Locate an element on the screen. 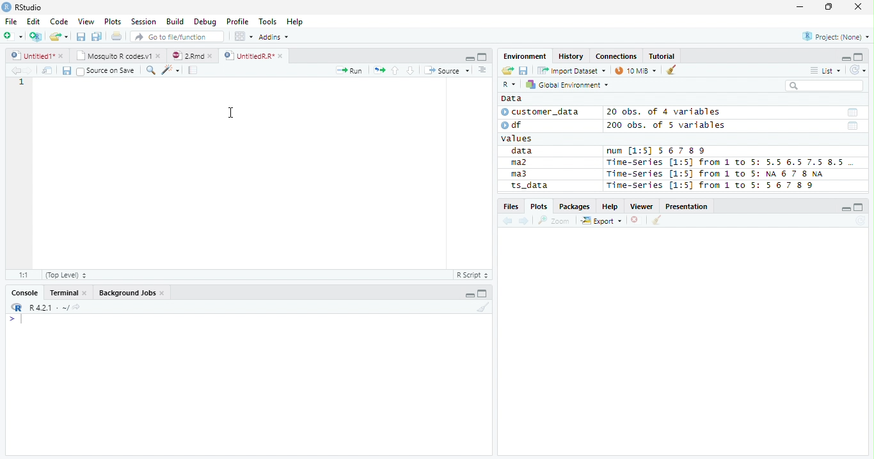  Show document outline is located at coordinates (481, 70).